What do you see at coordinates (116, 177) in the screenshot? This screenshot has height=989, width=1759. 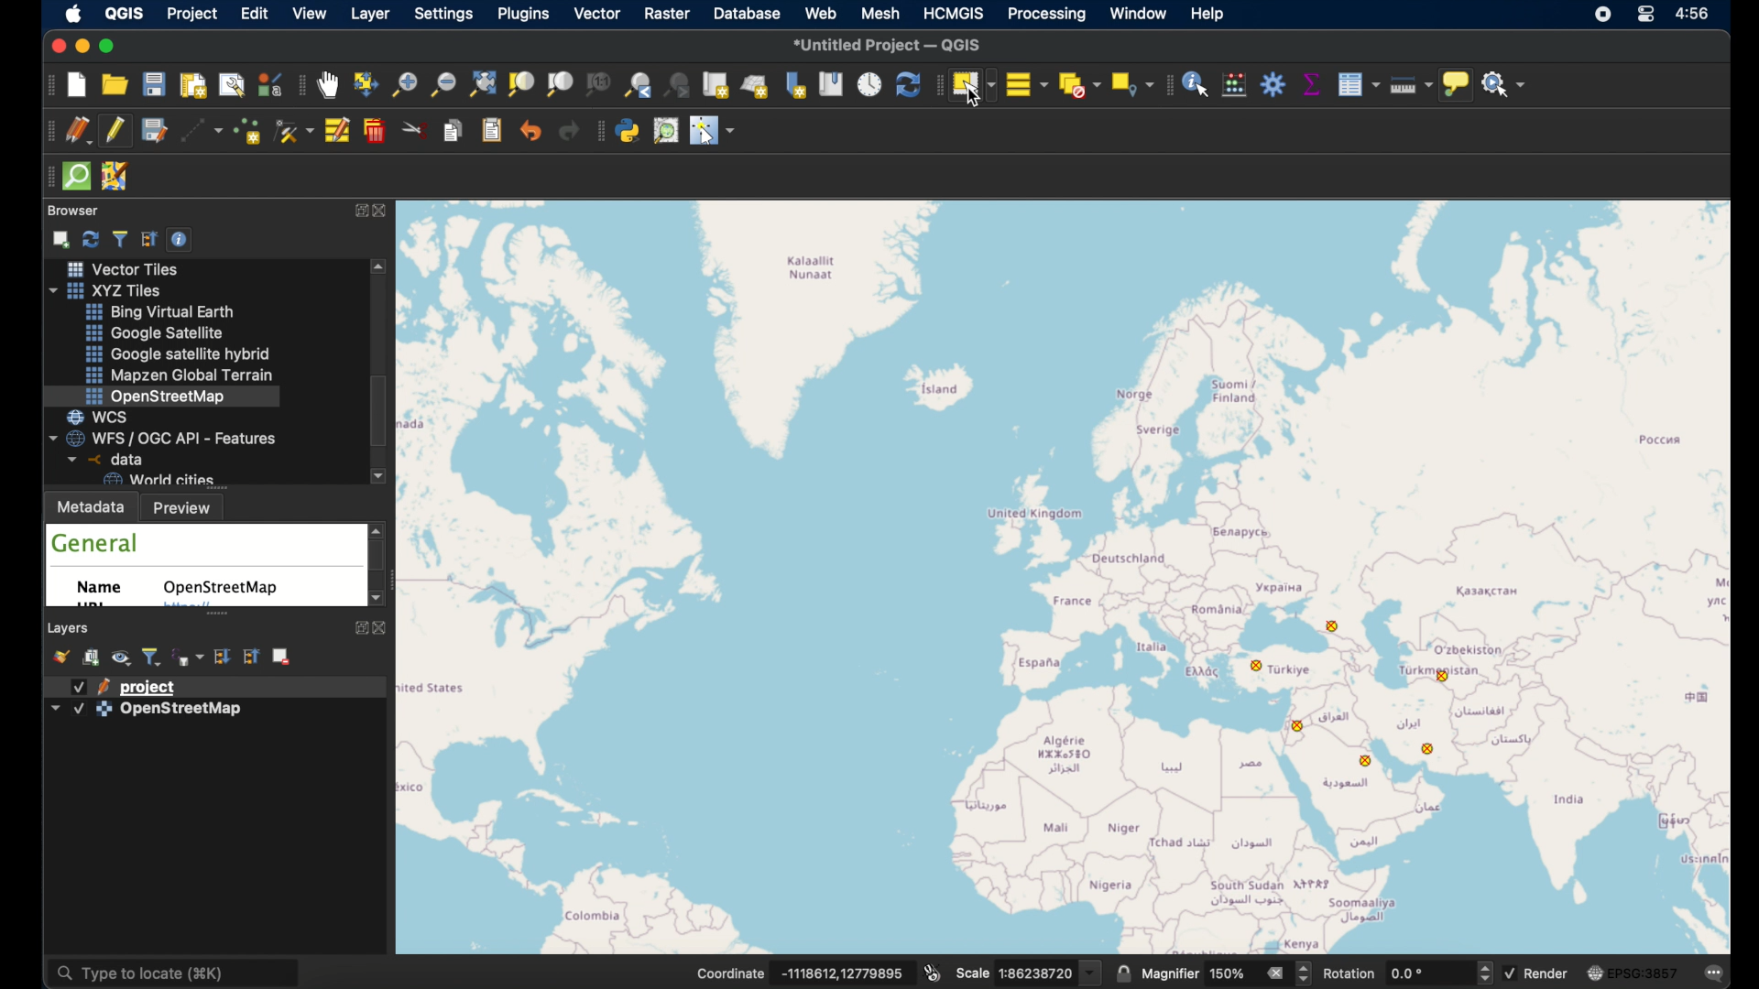 I see `josh remote` at bounding box center [116, 177].